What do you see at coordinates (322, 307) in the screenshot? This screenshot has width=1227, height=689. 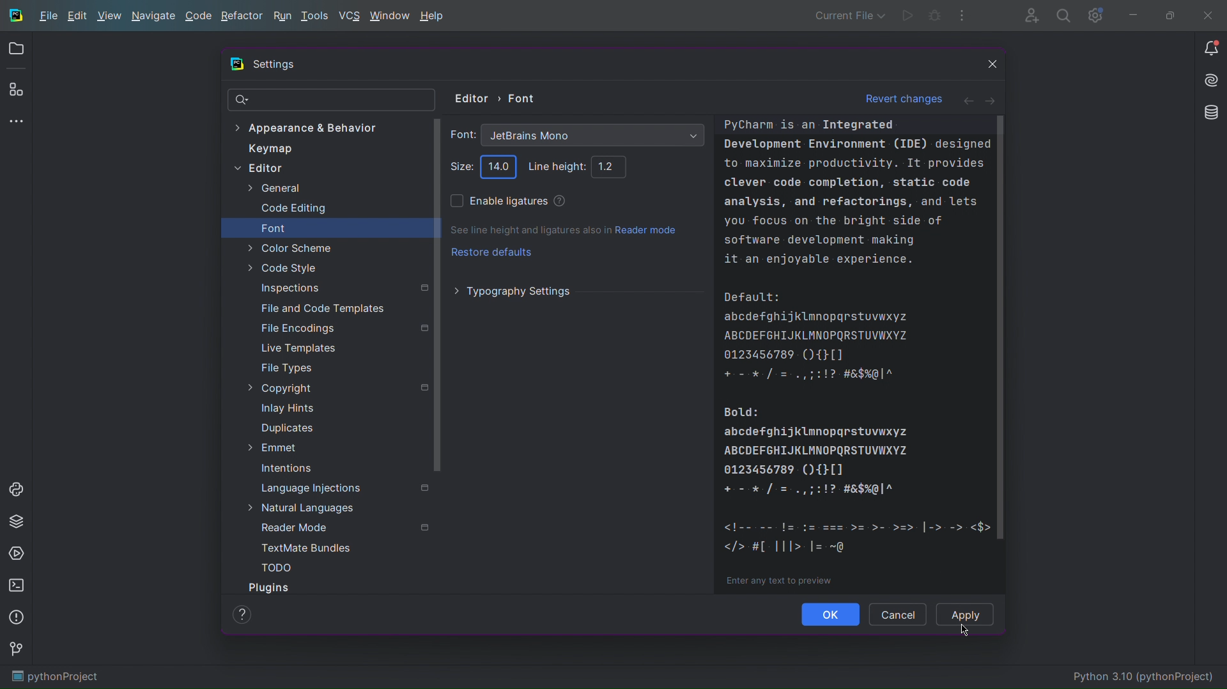 I see `File and Code Templates` at bounding box center [322, 307].